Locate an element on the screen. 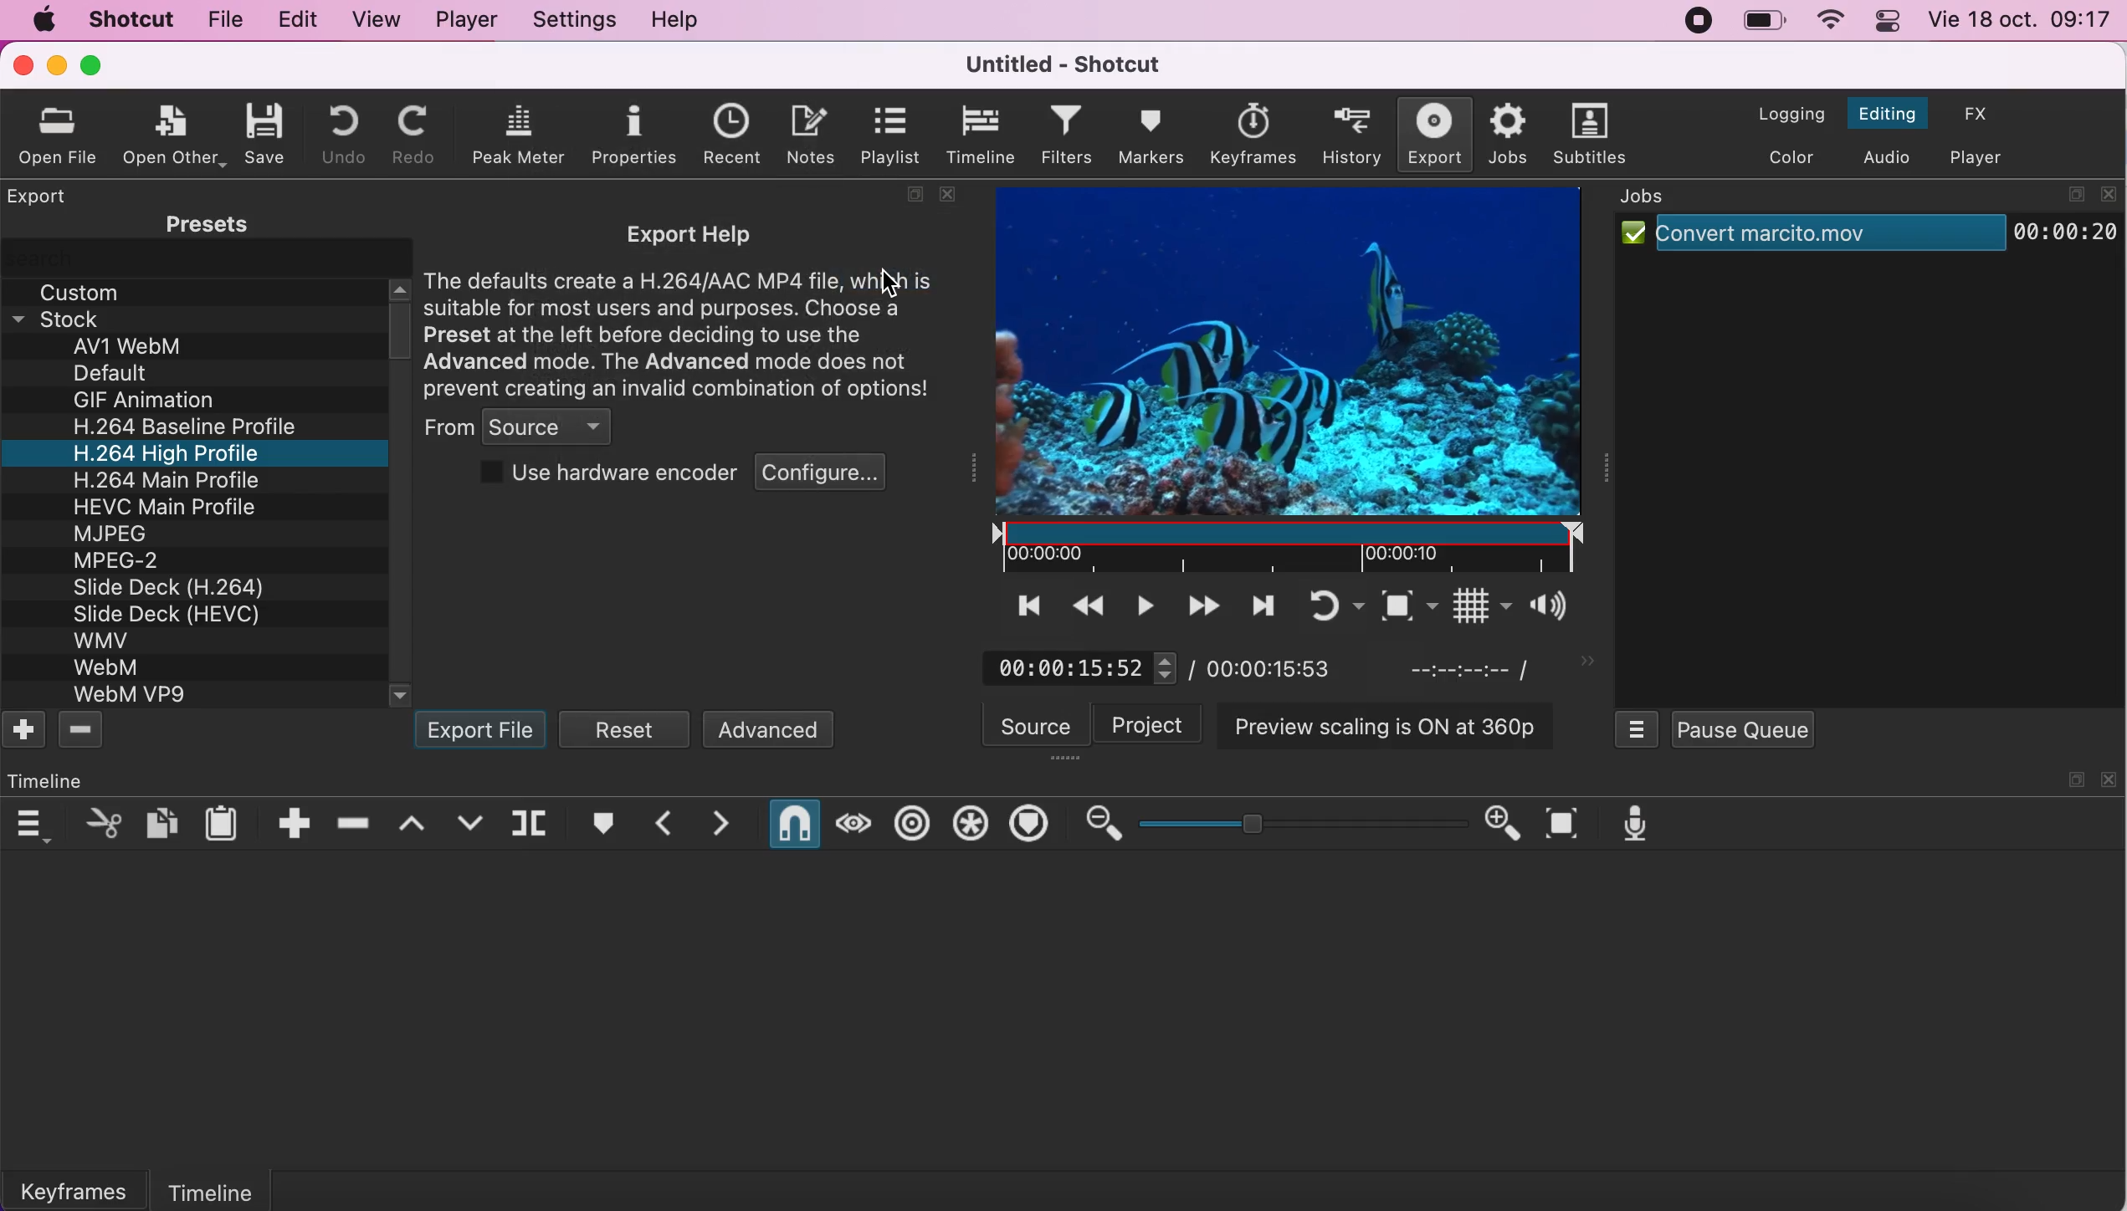 This screenshot has width=2127, height=1211. time line panel is located at coordinates (49, 780).